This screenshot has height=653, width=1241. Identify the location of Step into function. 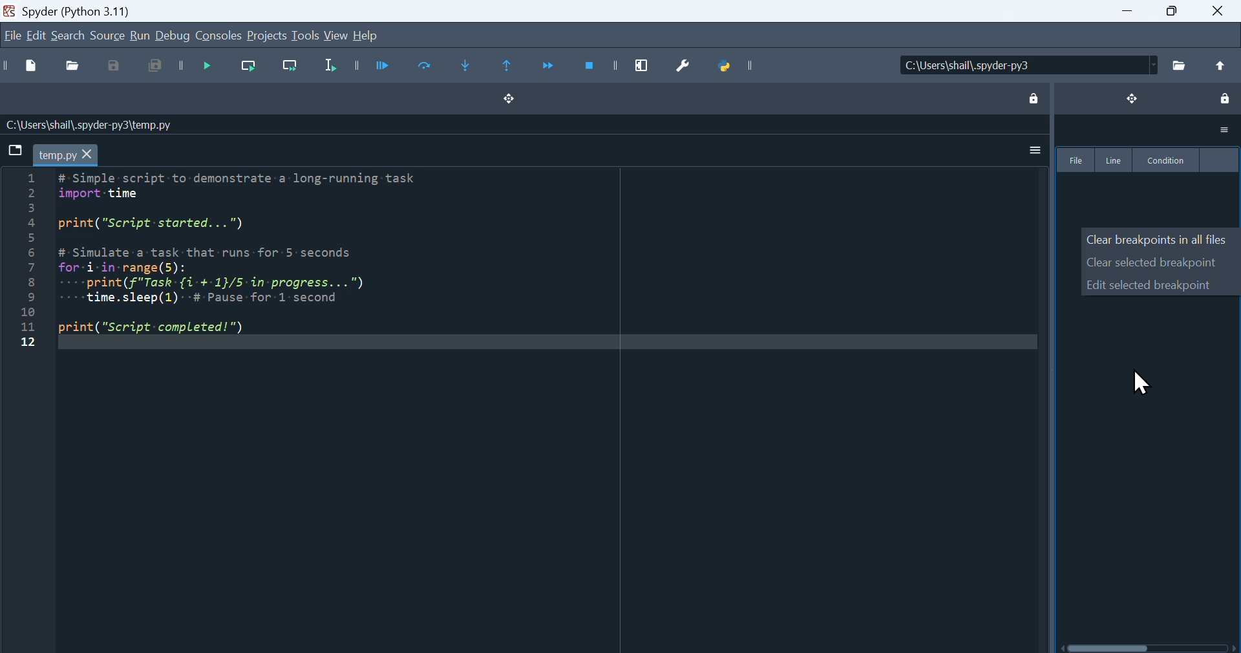
(469, 67).